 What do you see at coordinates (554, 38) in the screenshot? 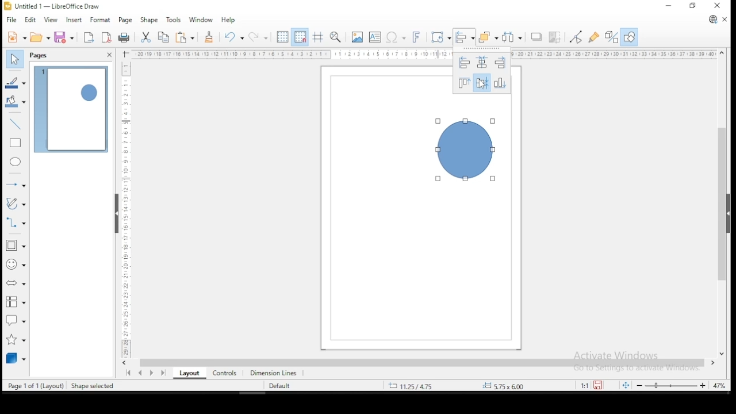
I see `crop` at bounding box center [554, 38].